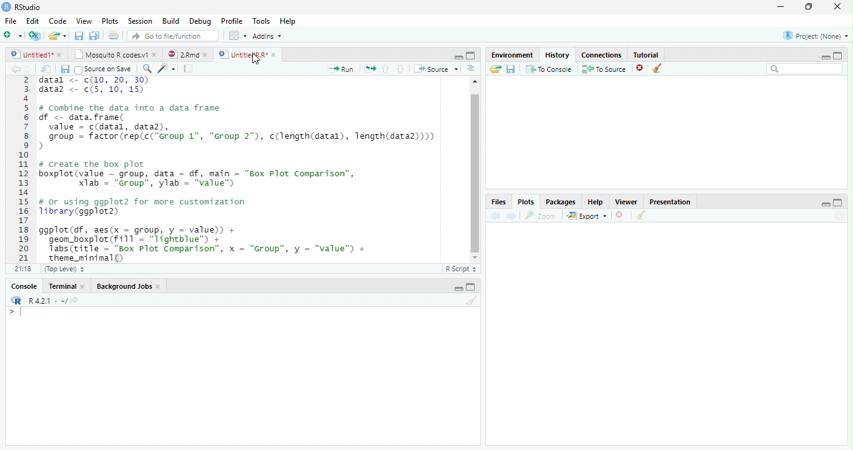 The height and width of the screenshot is (450, 853). Describe the element at coordinates (82, 286) in the screenshot. I see `close` at that location.